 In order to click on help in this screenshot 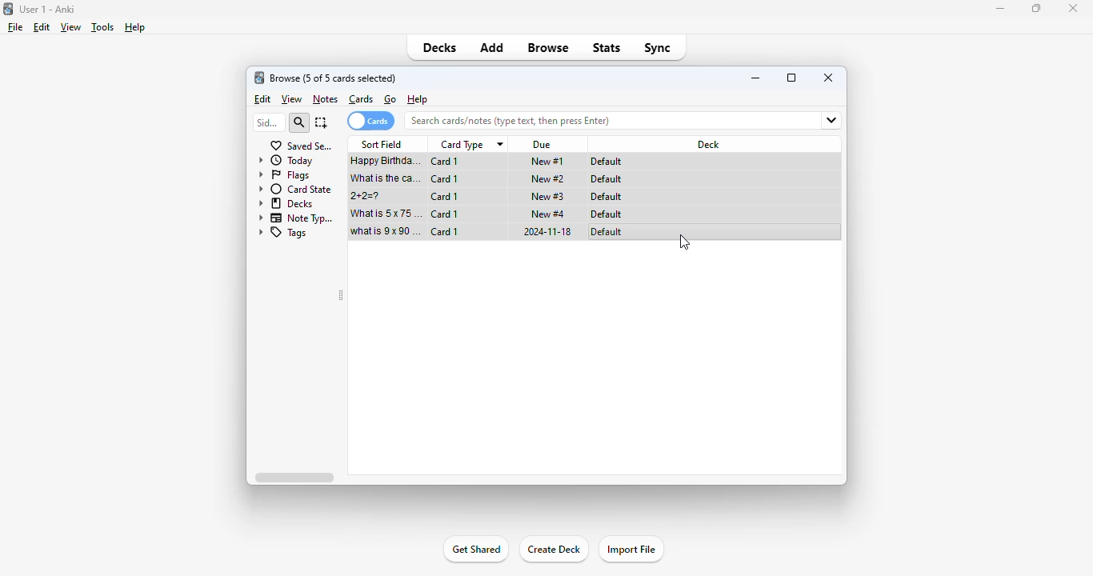, I will do `click(418, 98)`.